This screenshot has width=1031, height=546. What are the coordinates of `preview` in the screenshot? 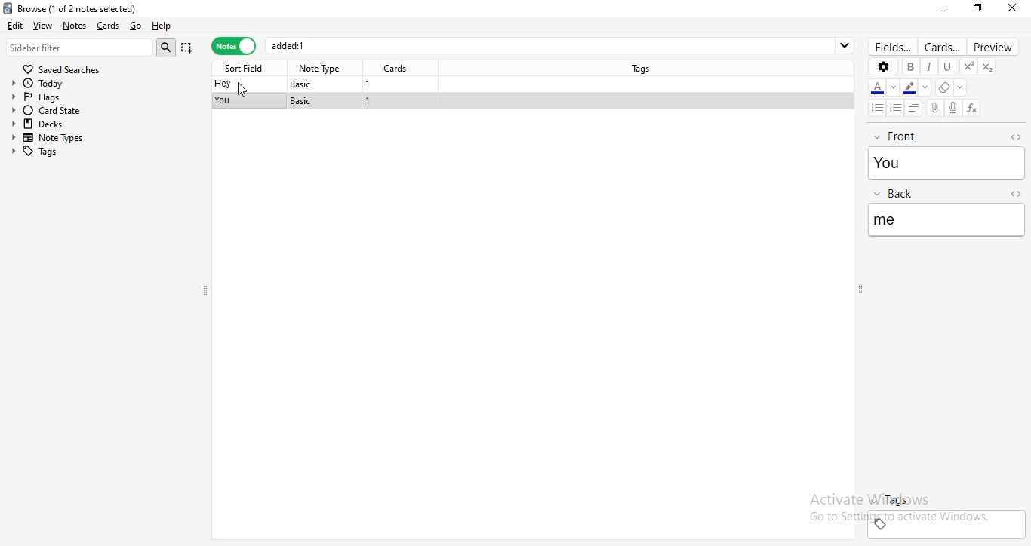 It's located at (996, 45).